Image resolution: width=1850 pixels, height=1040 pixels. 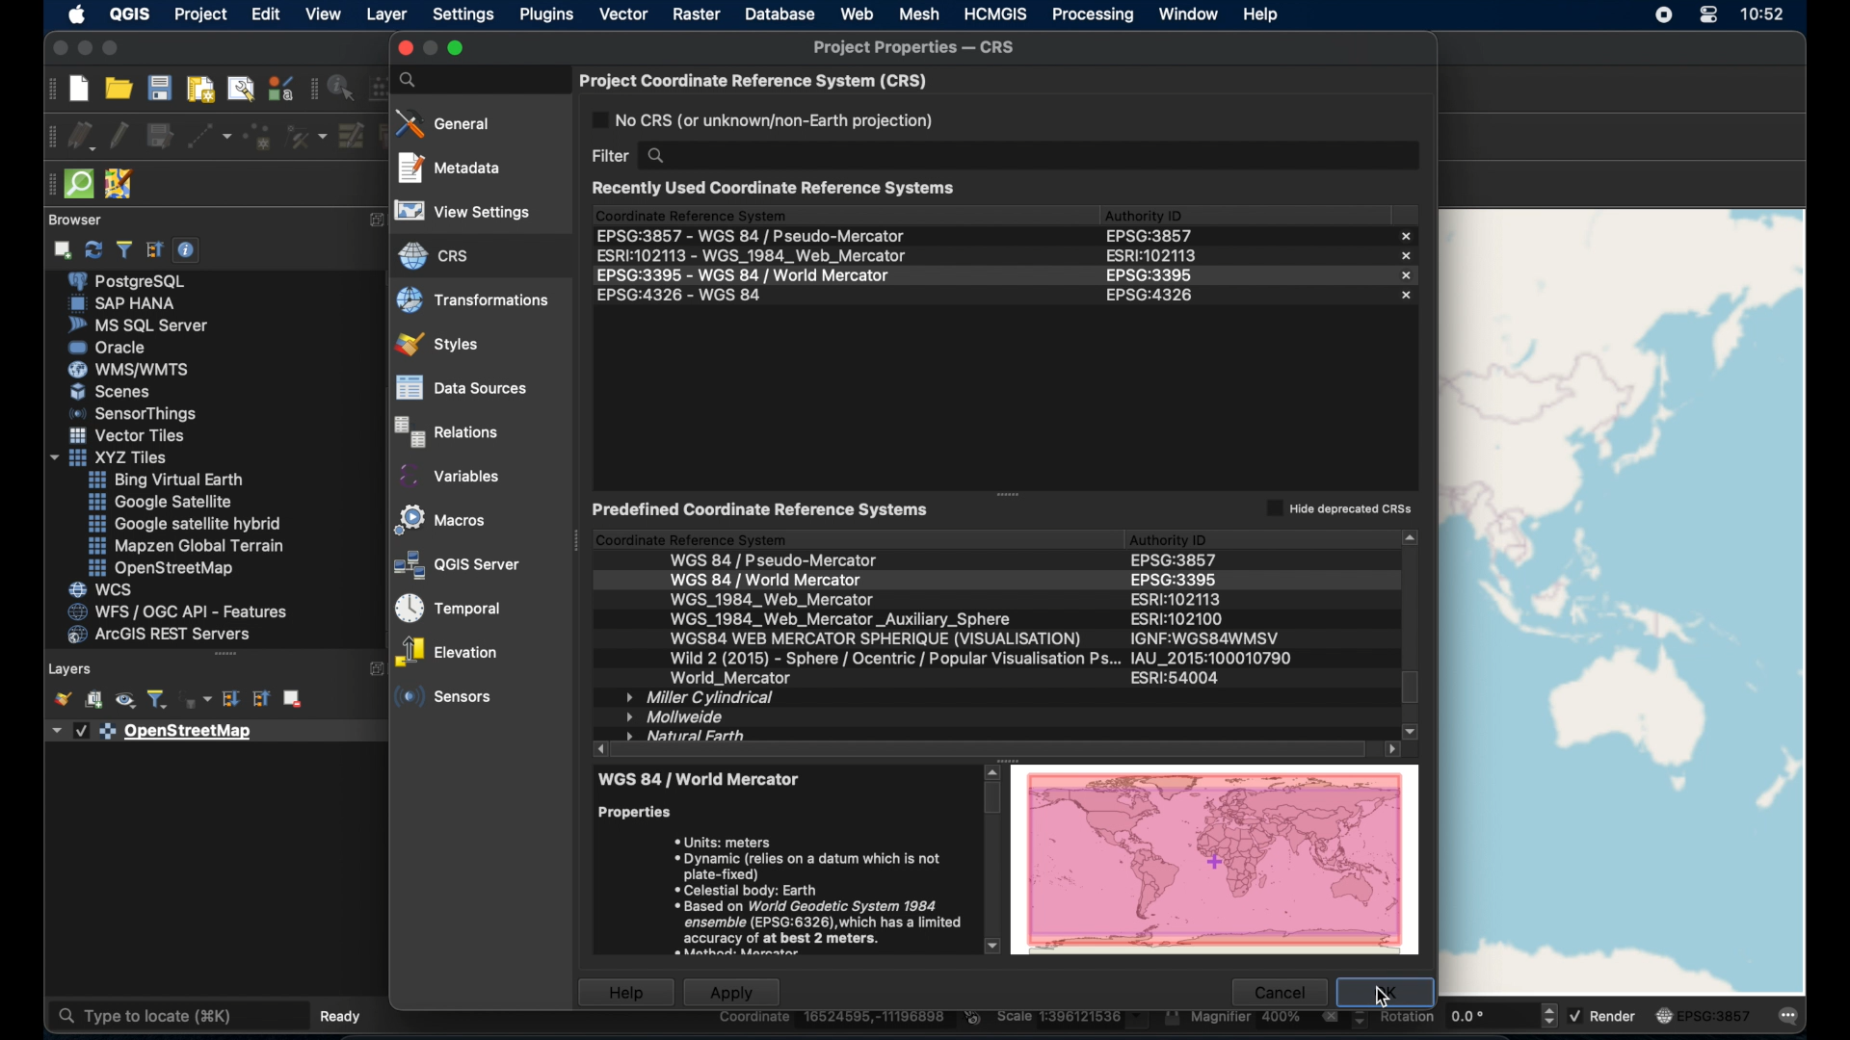 I want to click on collapse all, so click(x=153, y=249).